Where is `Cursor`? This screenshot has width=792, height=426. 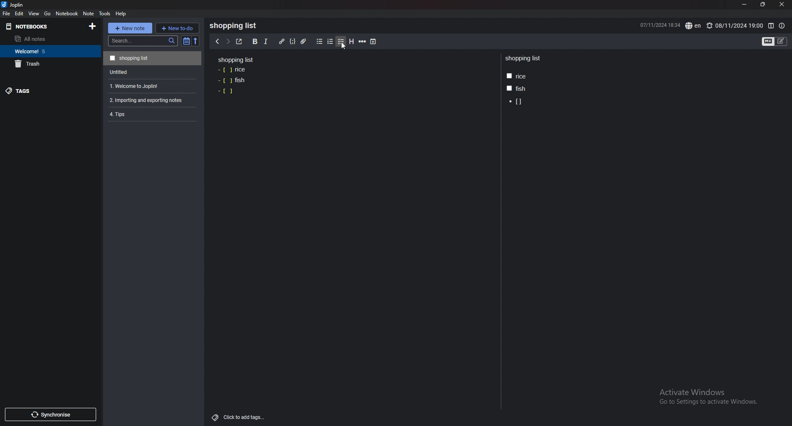 Cursor is located at coordinates (342, 46).